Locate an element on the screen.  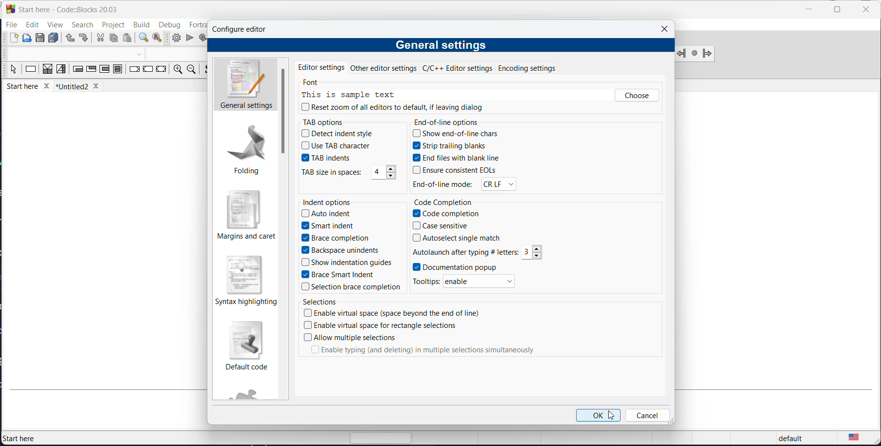
Debug is located at coordinates (169, 23).